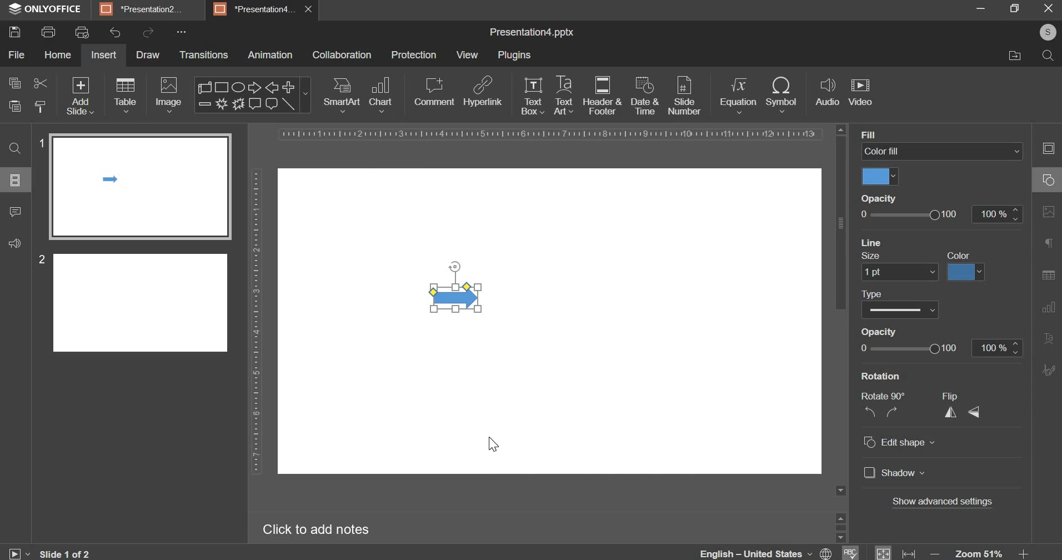  Describe the element at coordinates (319, 531) in the screenshot. I see `Click to add notes` at that location.